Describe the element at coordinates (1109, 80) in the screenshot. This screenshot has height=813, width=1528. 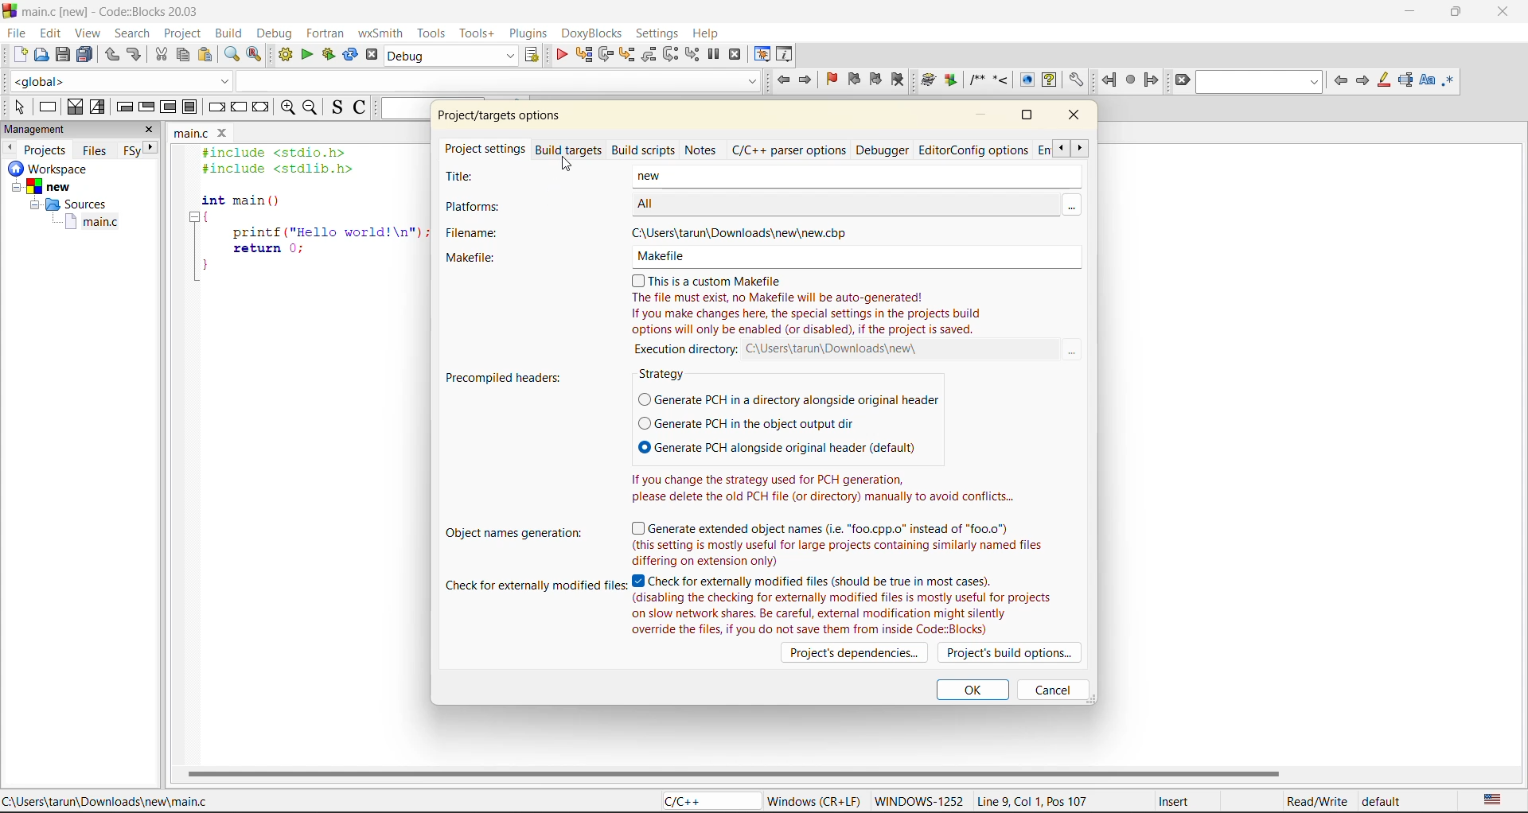
I see `jump back` at that location.